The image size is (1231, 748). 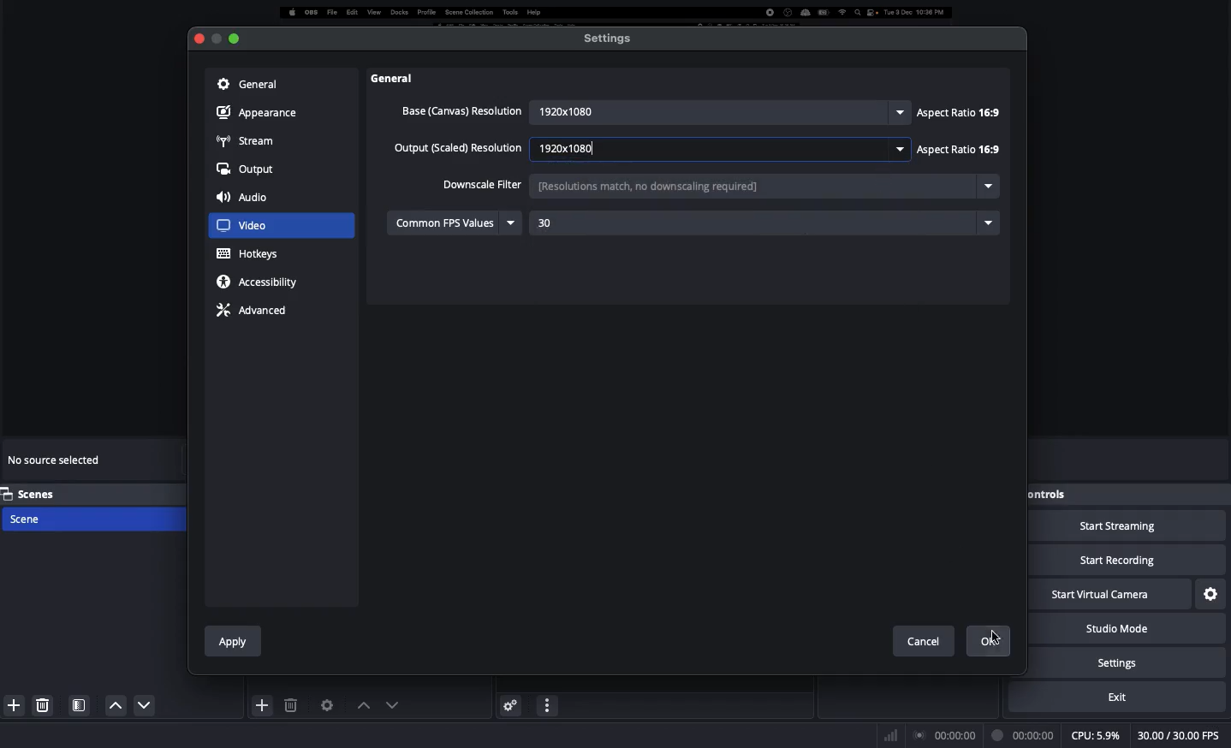 What do you see at coordinates (956, 152) in the screenshot?
I see `Aspect ratio: 16:10` at bounding box center [956, 152].